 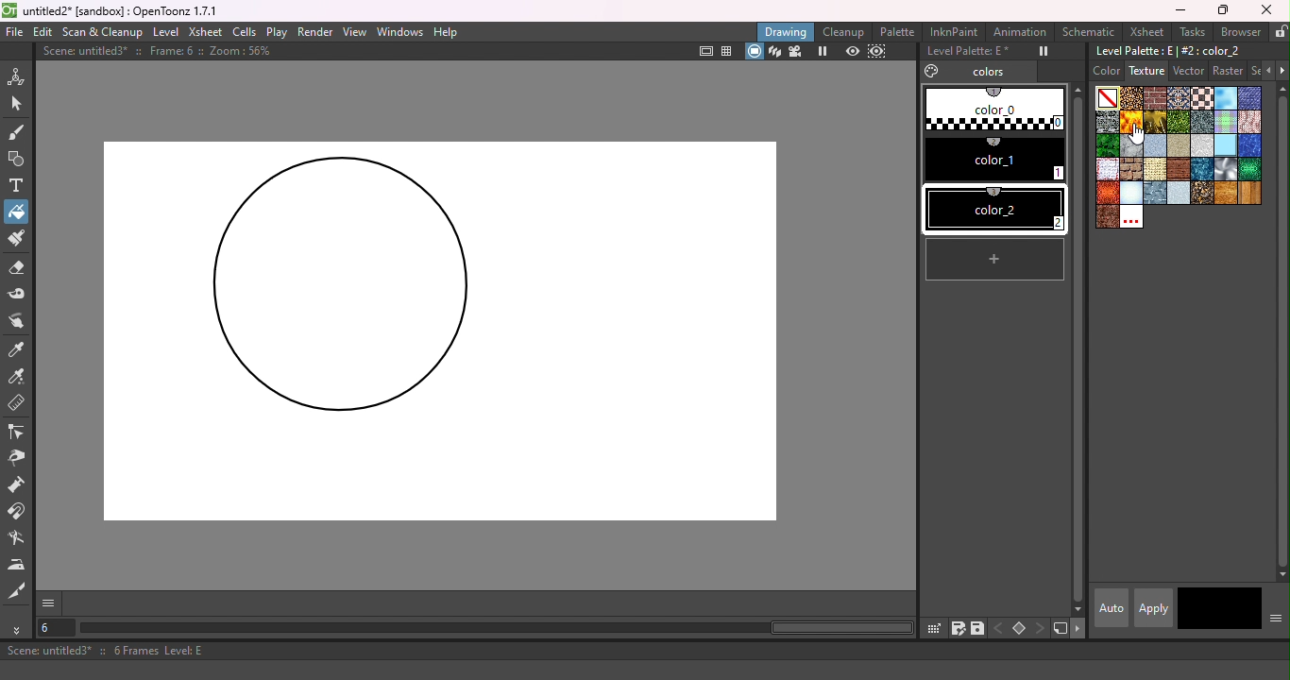 I want to click on Xsheet, so click(x=206, y=32).